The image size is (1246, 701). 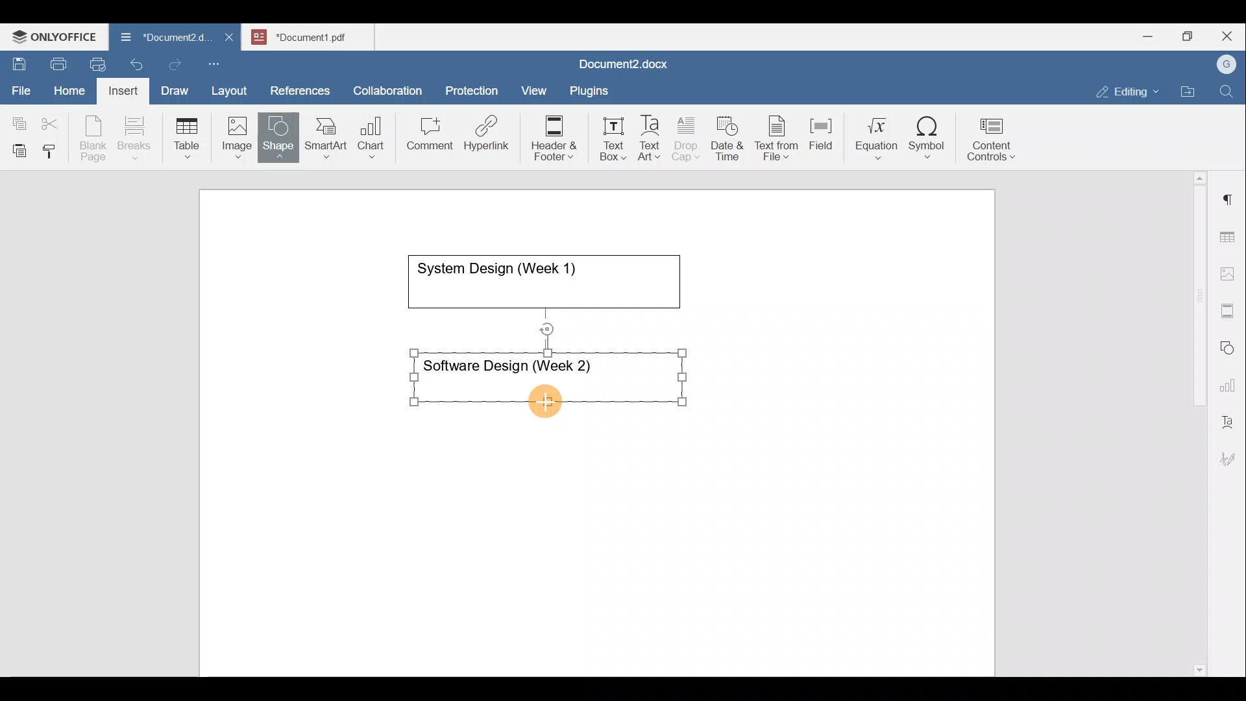 What do you see at coordinates (369, 139) in the screenshot?
I see `Chart` at bounding box center [369, 139].